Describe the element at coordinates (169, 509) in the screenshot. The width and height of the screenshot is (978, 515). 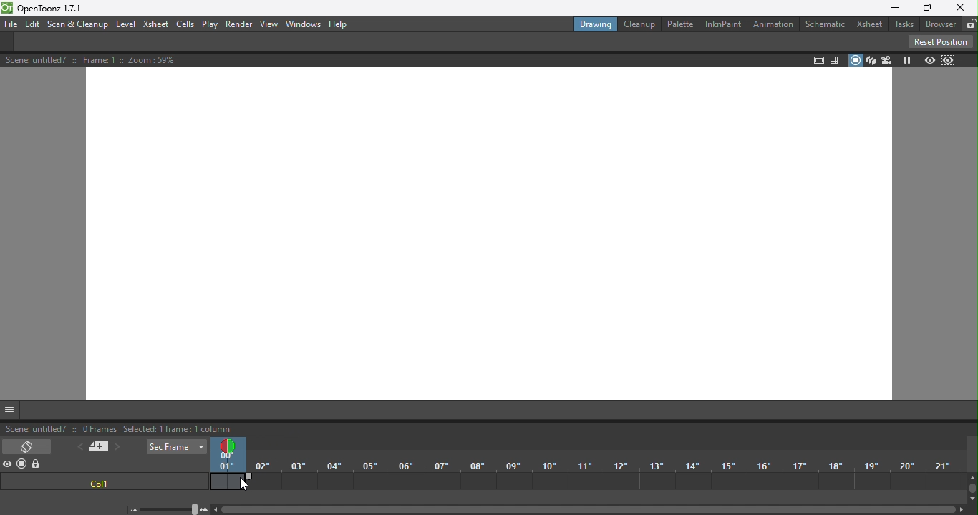
I see `Zoom in/out of timeline` at that location.